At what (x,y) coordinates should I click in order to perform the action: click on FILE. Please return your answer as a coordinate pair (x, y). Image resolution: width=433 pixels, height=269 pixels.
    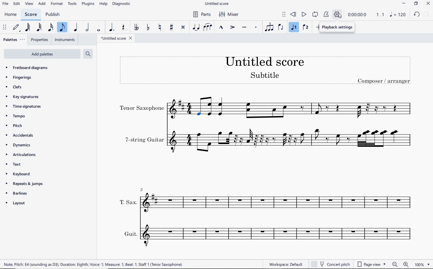
    Looking at the image, I should click on (6, 4).